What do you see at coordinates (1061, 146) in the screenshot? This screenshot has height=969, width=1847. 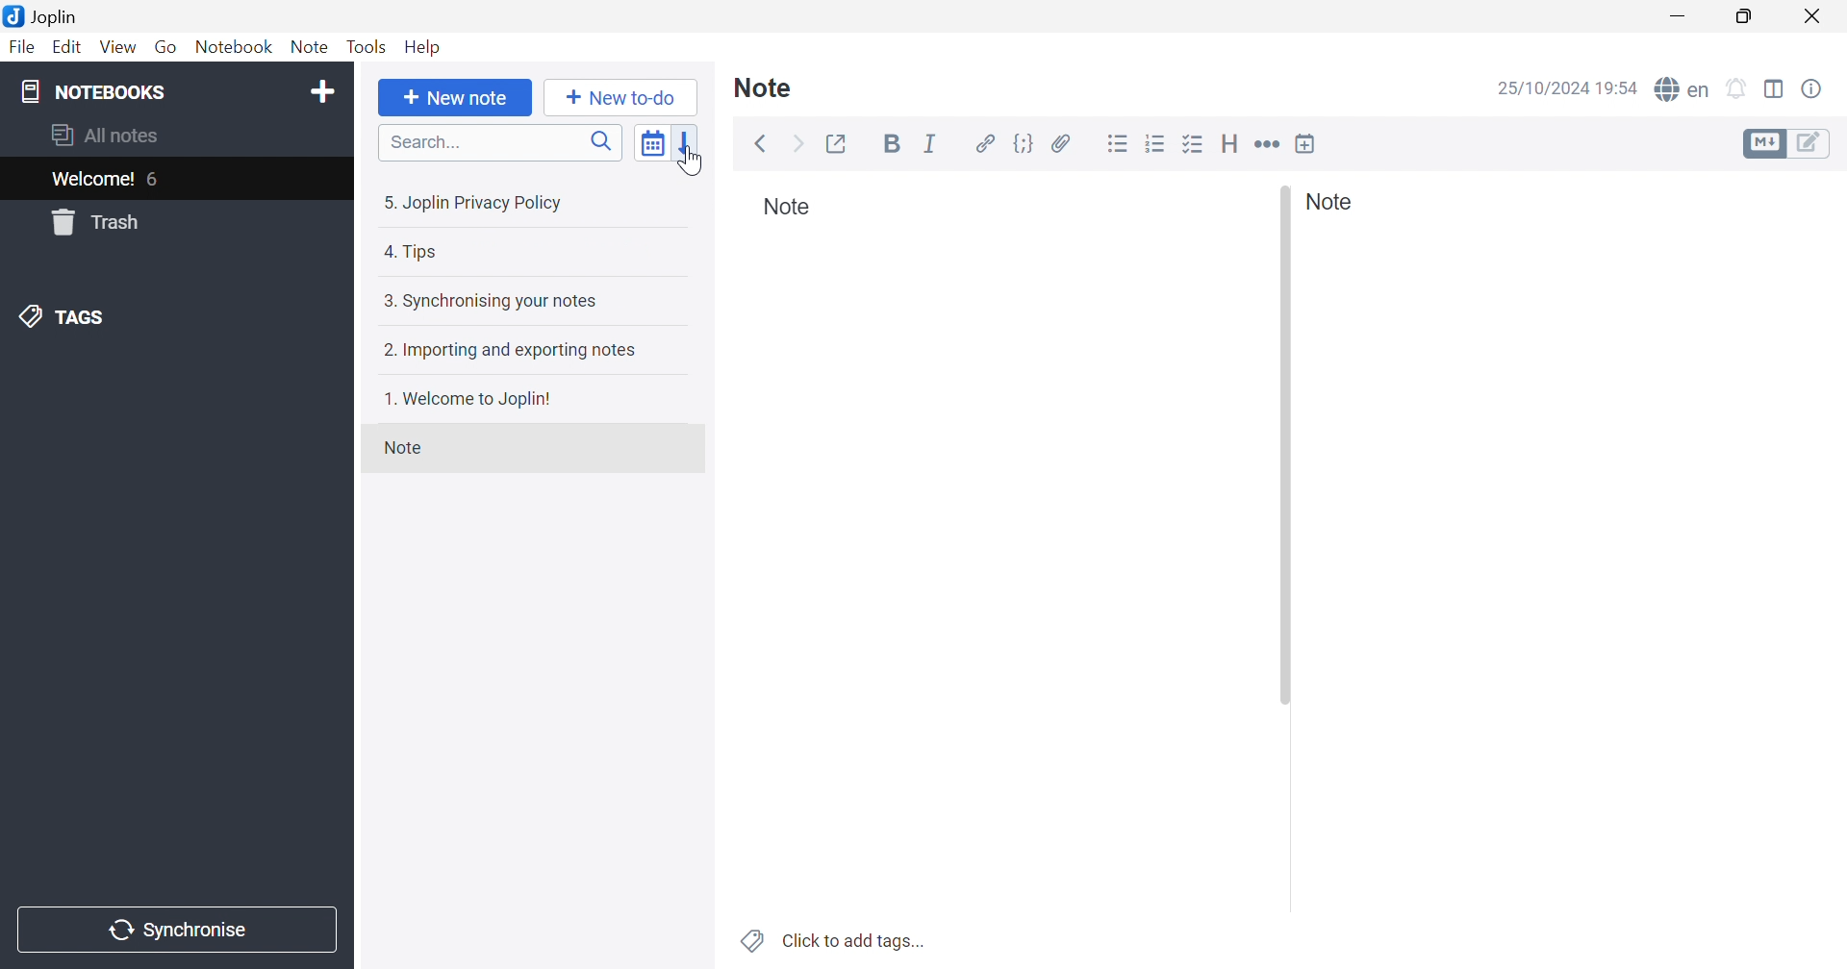 I see `Attach file` at bounding box center [1061, 146].